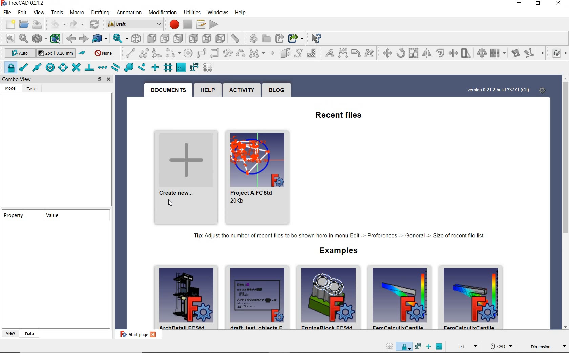  What do you see at coordinates (37, 38) in the screenshot?
I see `draw style` at bounding box center [37, 38].